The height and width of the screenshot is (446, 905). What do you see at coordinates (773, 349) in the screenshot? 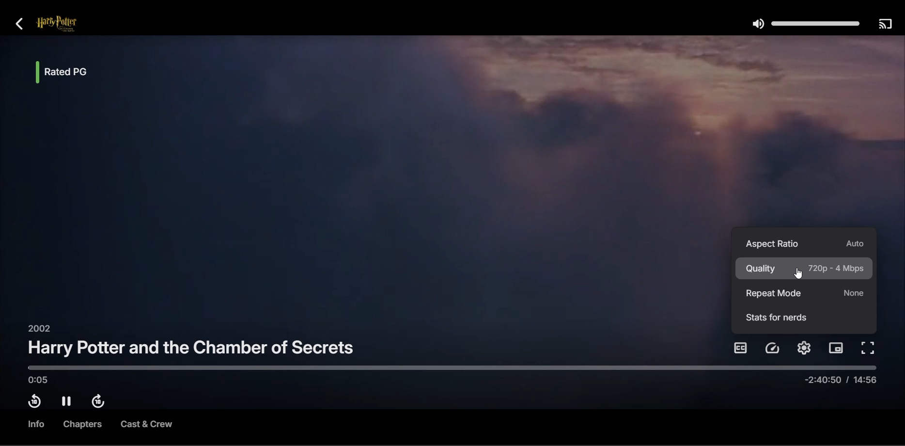
I see `Playback Settings` at bounding box center [773, 349].